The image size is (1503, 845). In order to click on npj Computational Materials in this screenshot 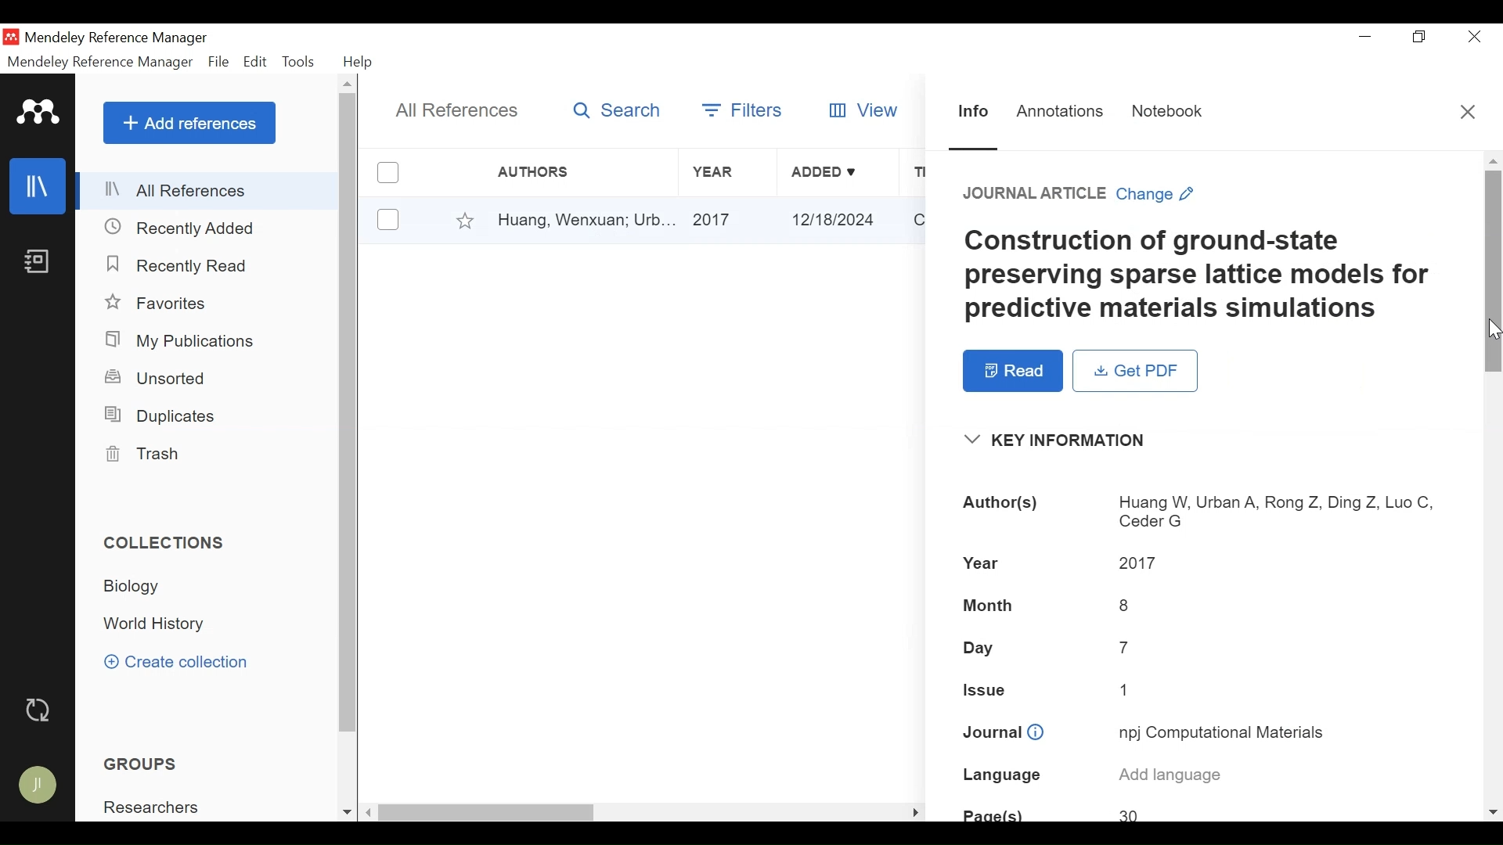, I will do `click(1227, 735)`.